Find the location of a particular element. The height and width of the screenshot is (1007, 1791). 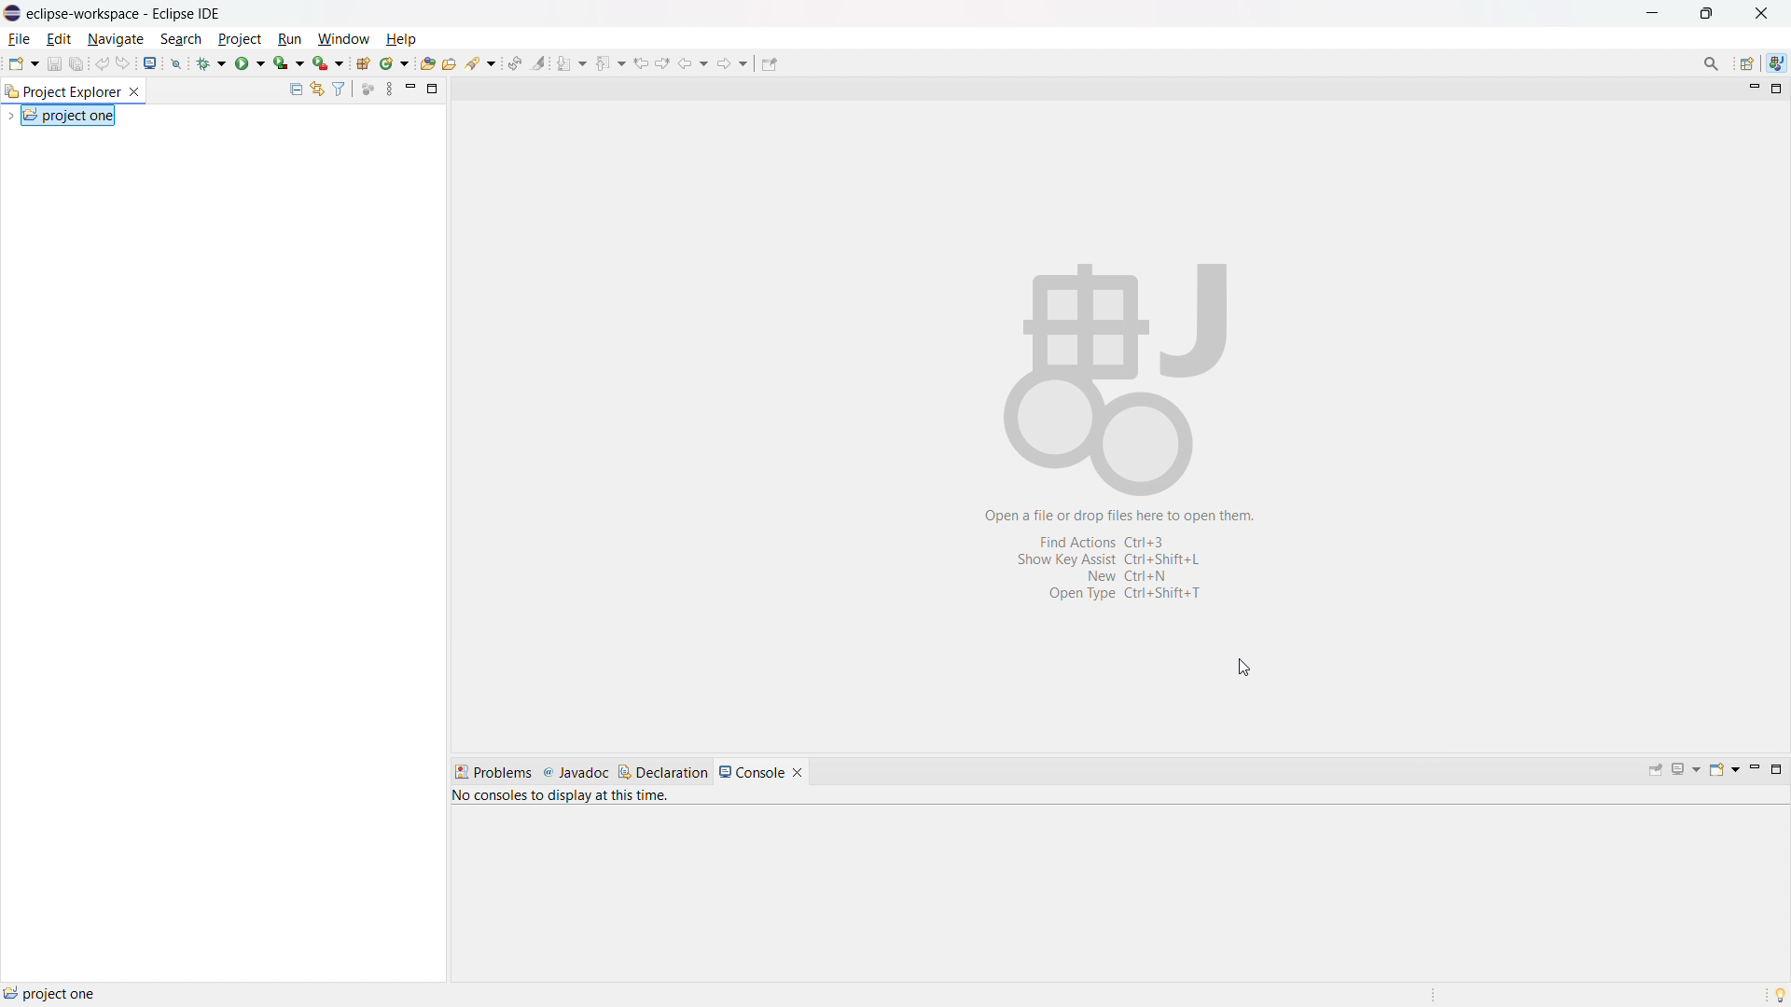

undo is located at coordinates (102, 62).